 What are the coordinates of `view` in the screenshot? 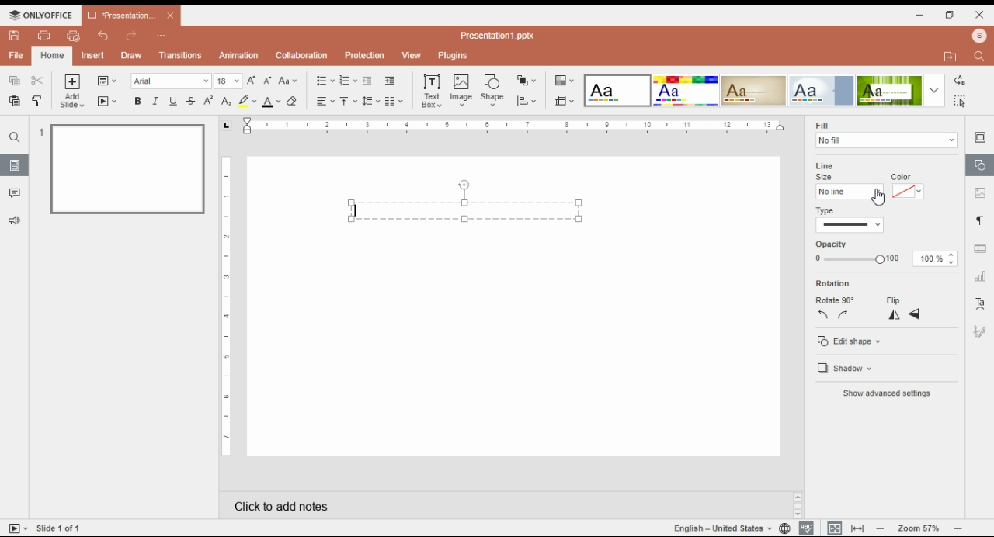 It's located at (412, 55).